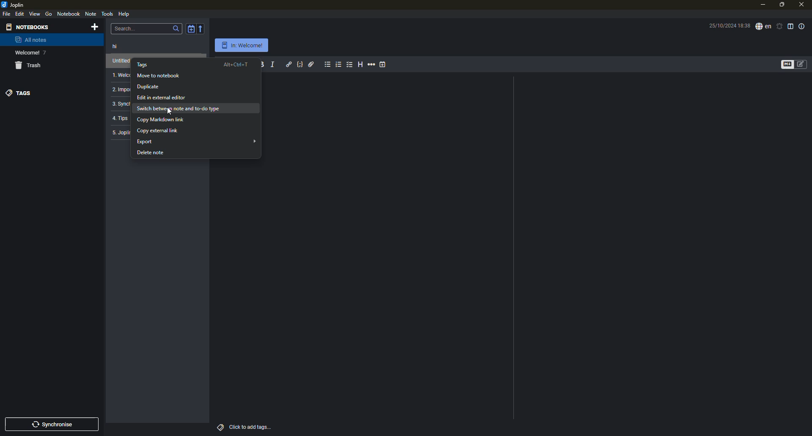  What do you see at coordinates (19, 14) in the screenshot?
I see `edit` at bounding box center [19, 14].